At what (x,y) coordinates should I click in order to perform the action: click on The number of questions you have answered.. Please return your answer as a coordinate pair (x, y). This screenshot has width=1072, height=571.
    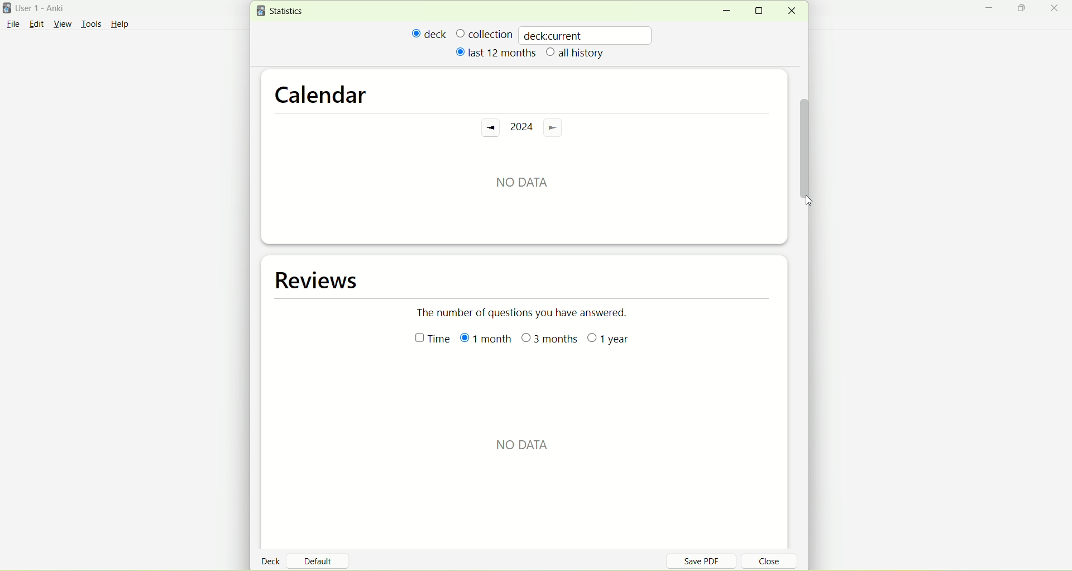
    Looking at the image, I should click on (528, 312).